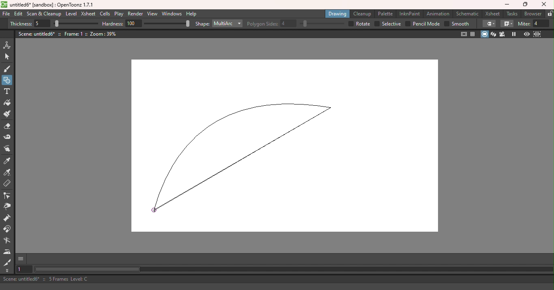 This screenshot has height=290, width=554. Describe the element at coordinates (9, 196) in the screenshot. I see `Control point editor tool` at that location.